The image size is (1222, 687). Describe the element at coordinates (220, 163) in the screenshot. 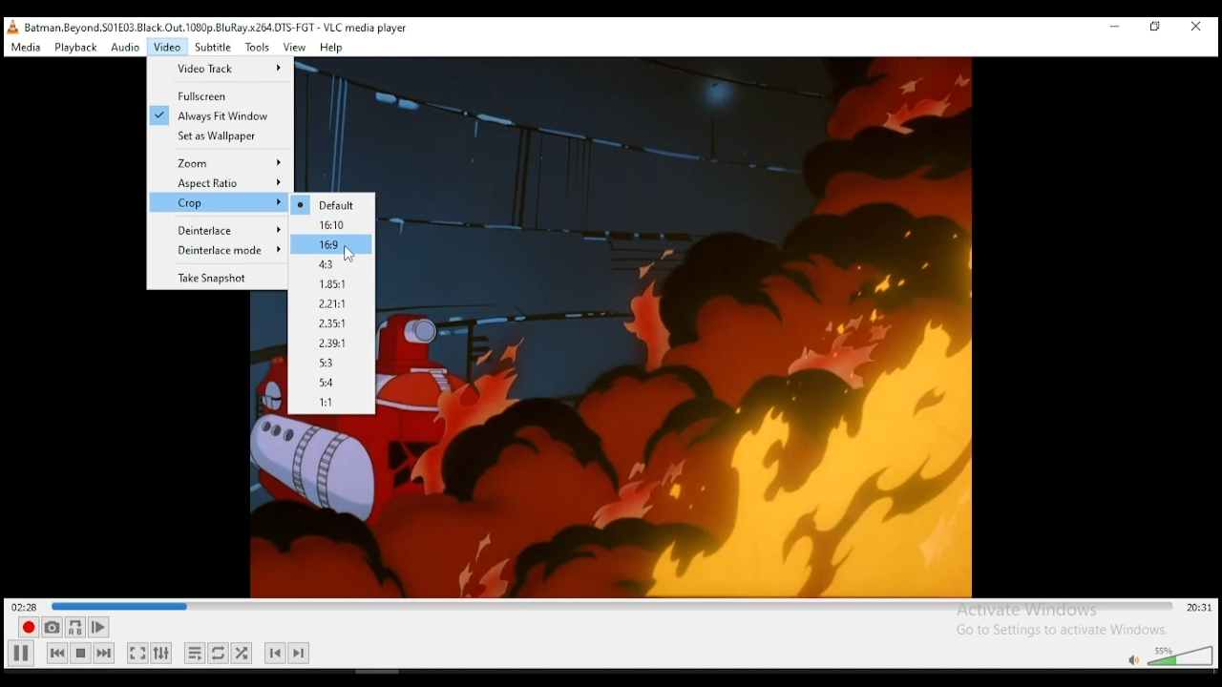

I see `Zoom` at that location.